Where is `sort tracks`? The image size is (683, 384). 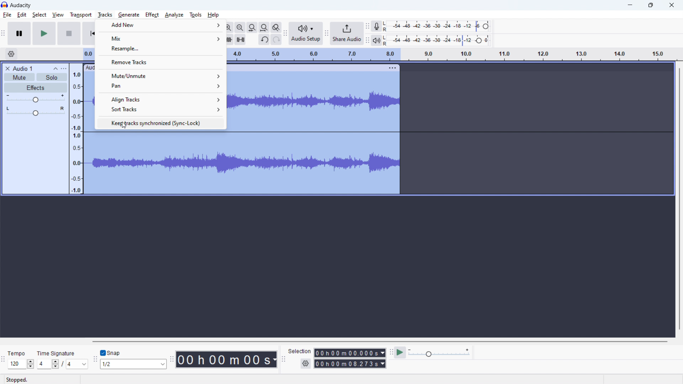
sort tracks is located at coordinates (161, 109).